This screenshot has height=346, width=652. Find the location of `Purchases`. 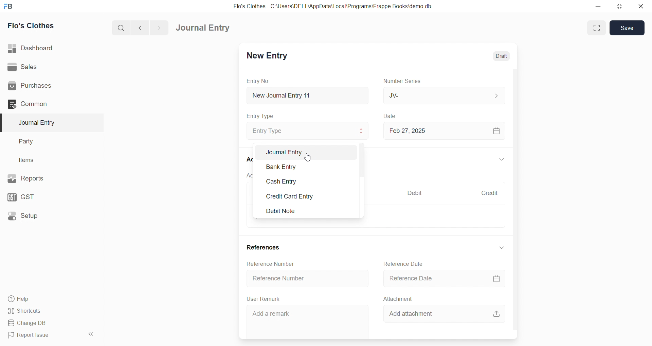

Purchases is located at coordinates (41, 86).